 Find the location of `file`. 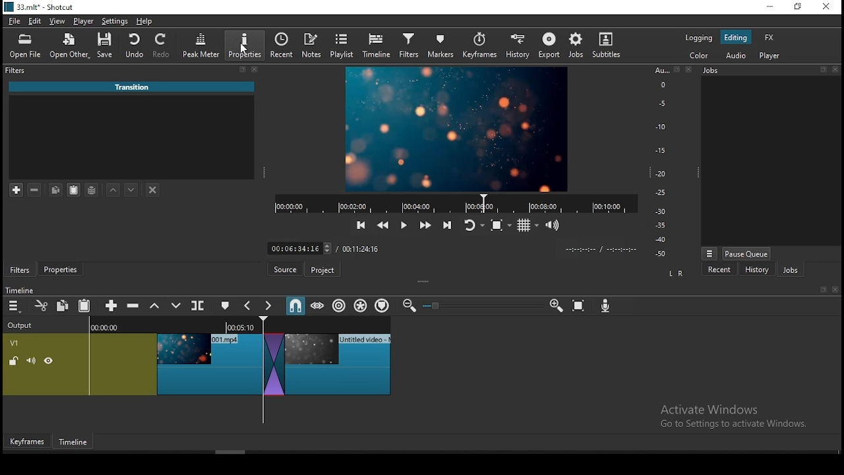

file is located at coordinates (15, 22).